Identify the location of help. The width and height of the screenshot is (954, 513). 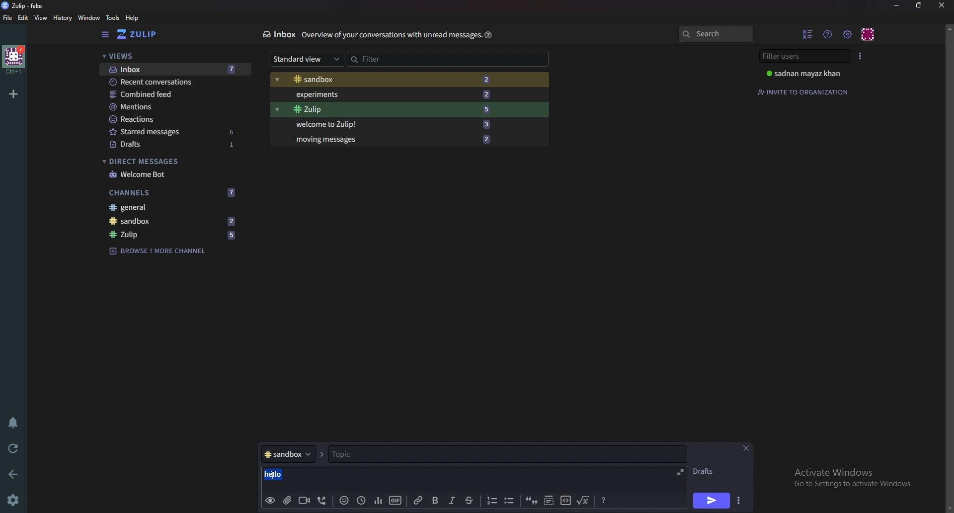
(132, 18).